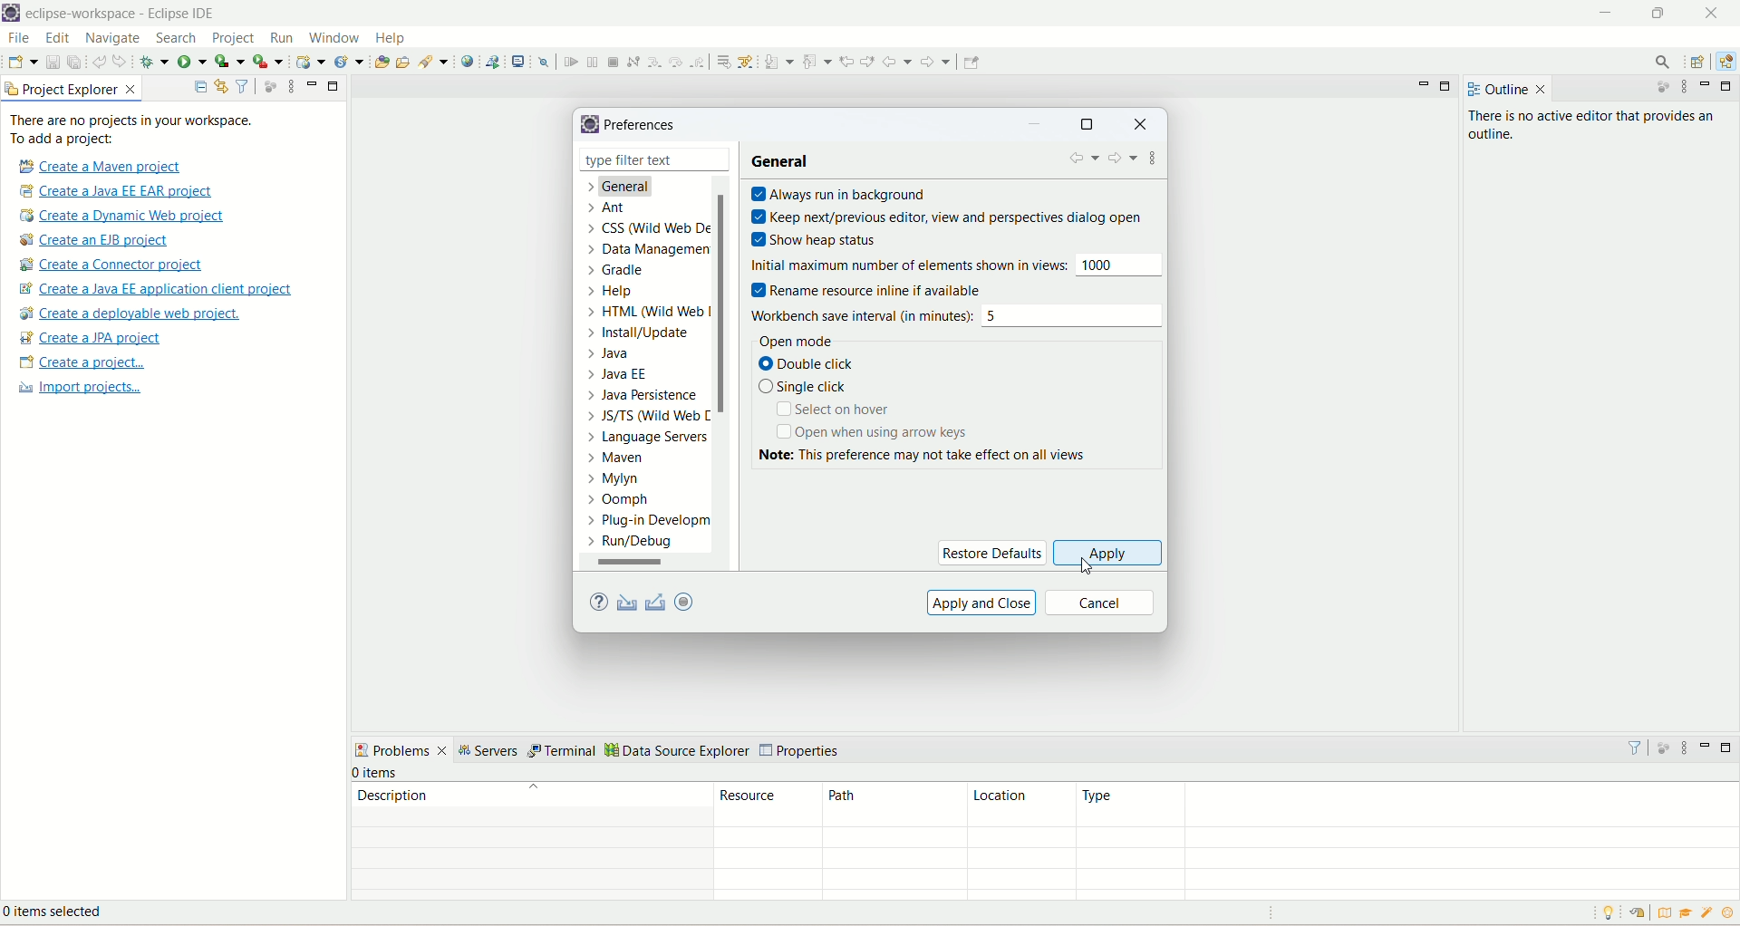 The image size is (1740, 926). Describe the element at coordinates (846, 62) in the screenshot. I see `previous edit location` at that location.